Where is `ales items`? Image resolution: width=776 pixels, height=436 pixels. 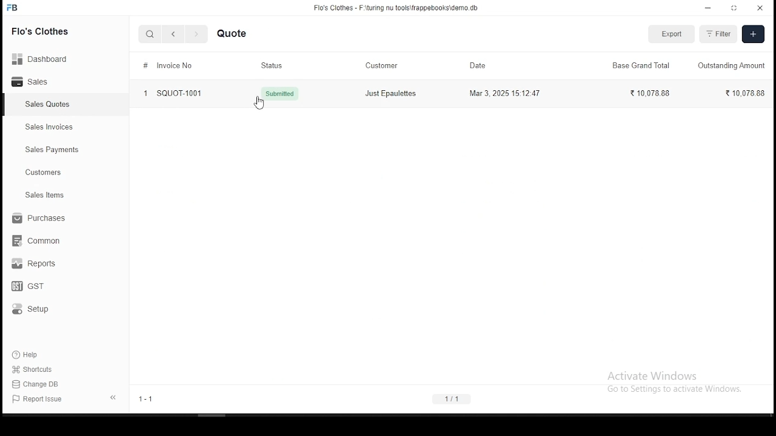
ales items is located at coordinates (47, 196).